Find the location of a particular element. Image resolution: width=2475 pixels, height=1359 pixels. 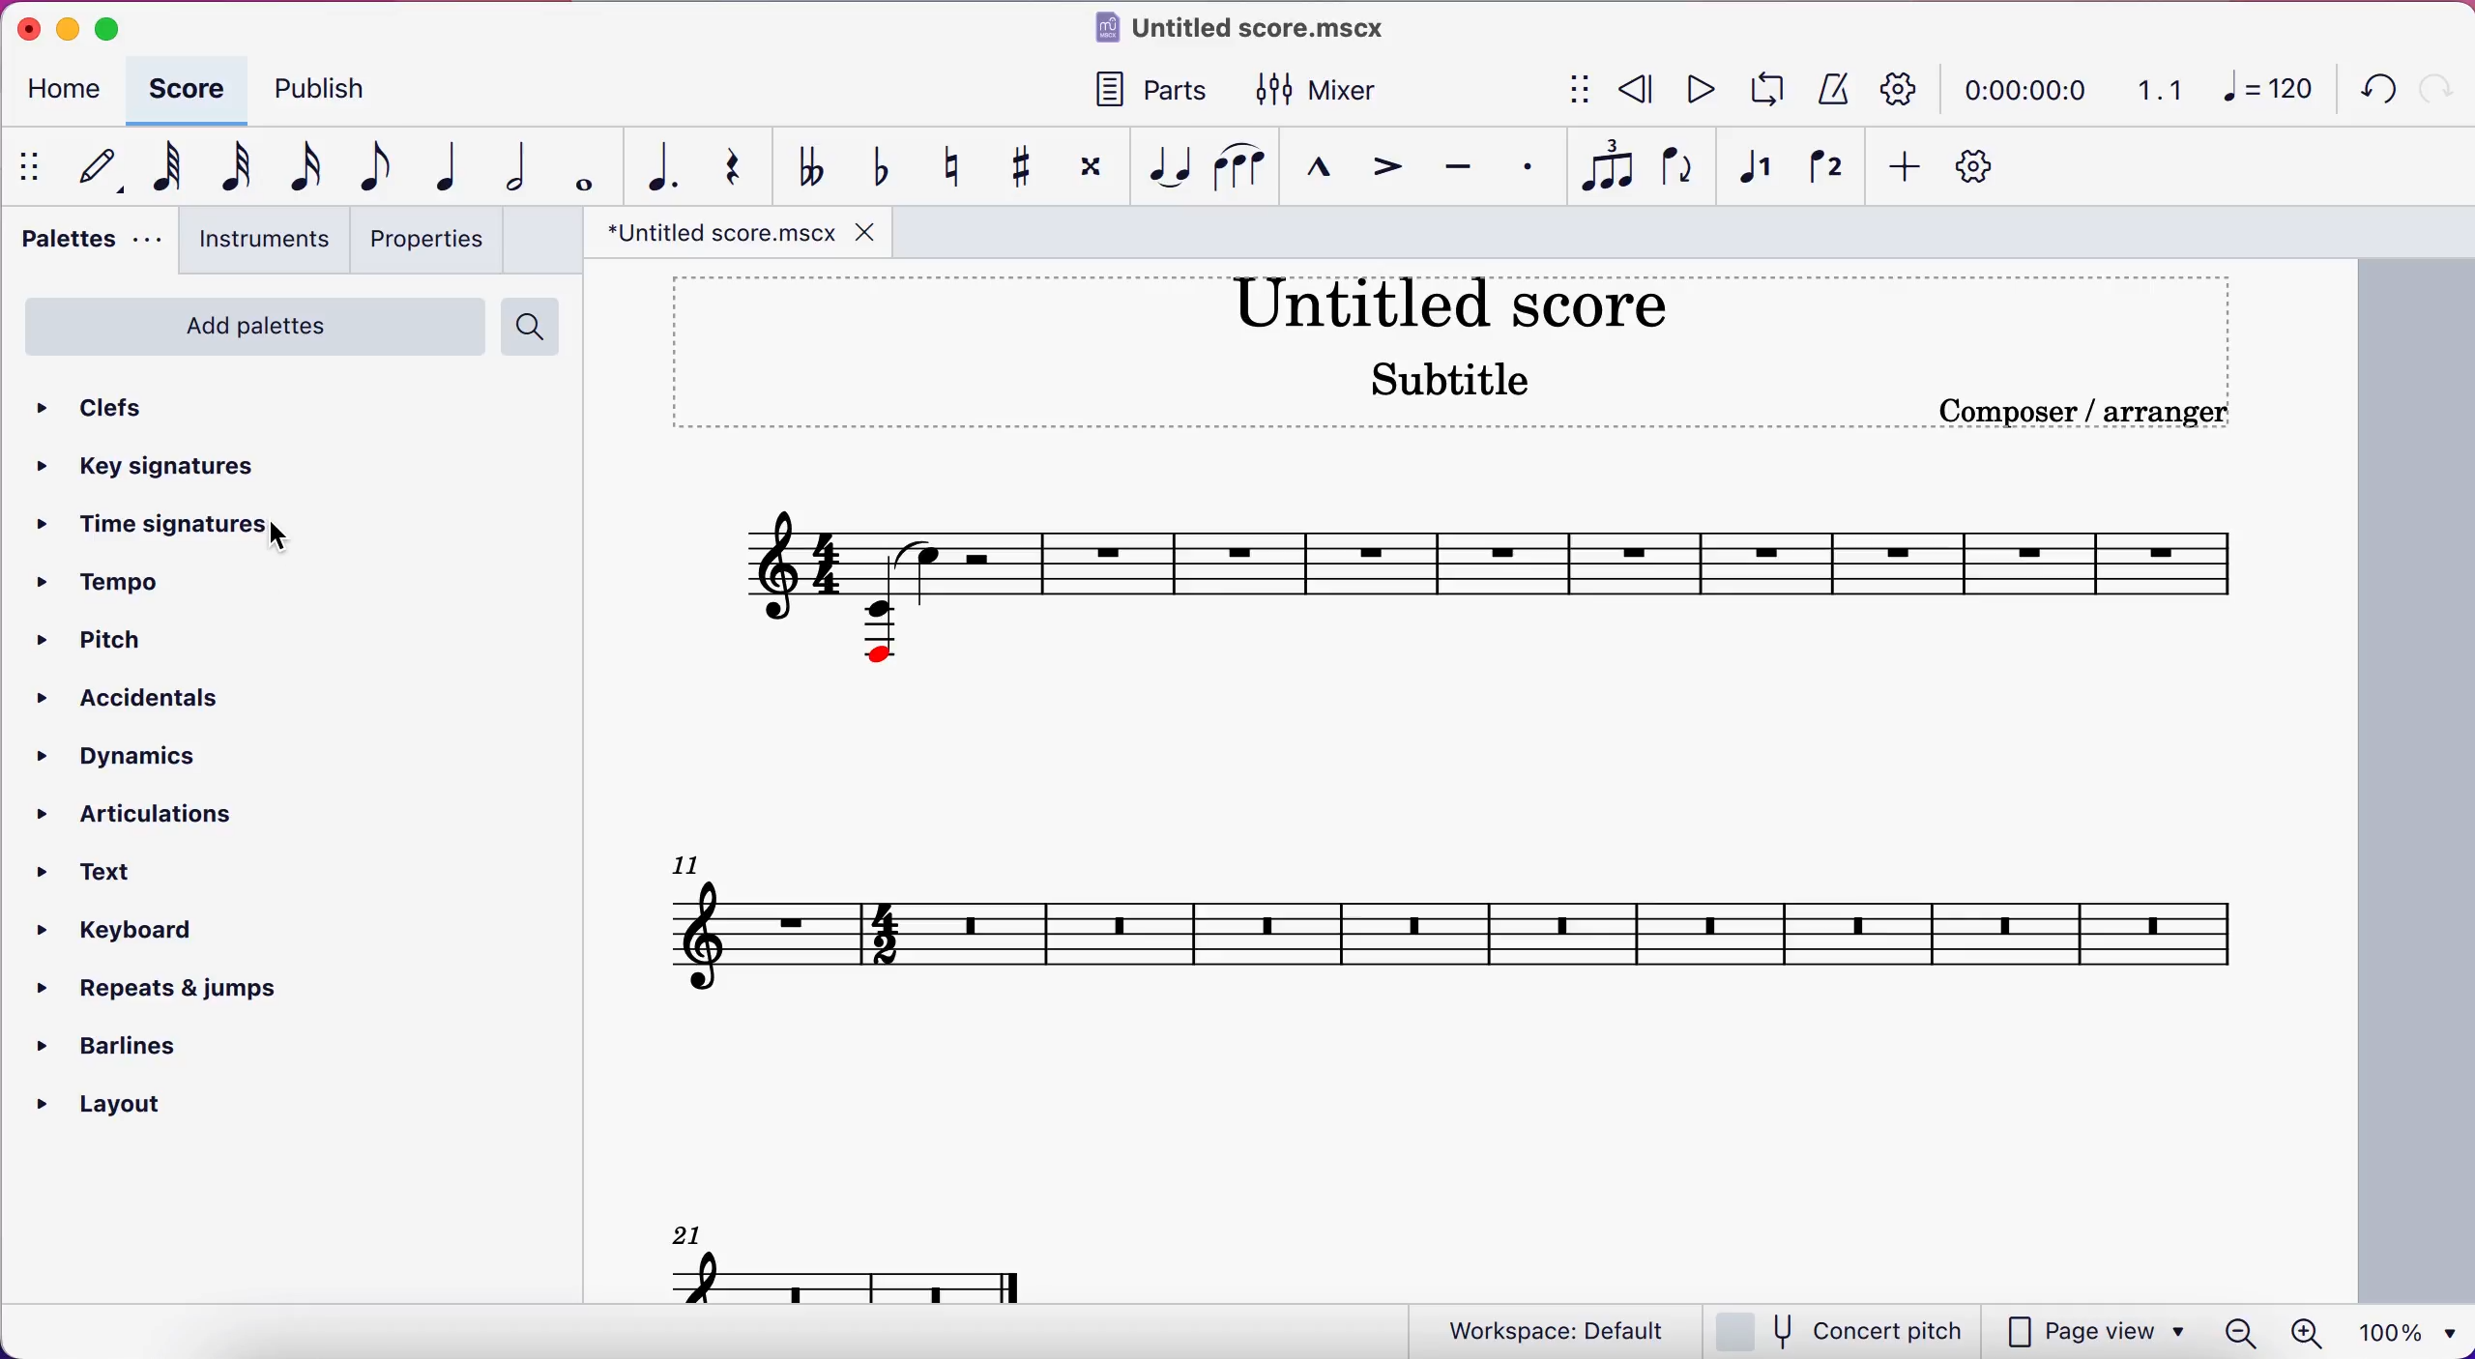

instruments is located at coordinates (255, 243).